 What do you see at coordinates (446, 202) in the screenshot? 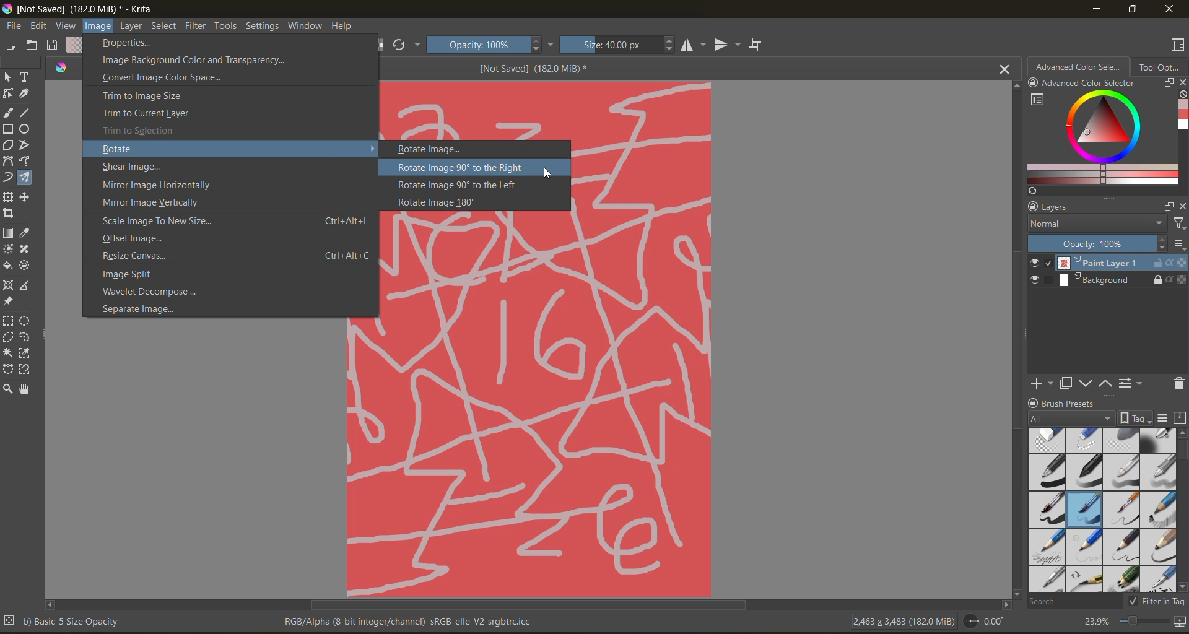
I see `rotate image 180` at bounding box center [446, 202].